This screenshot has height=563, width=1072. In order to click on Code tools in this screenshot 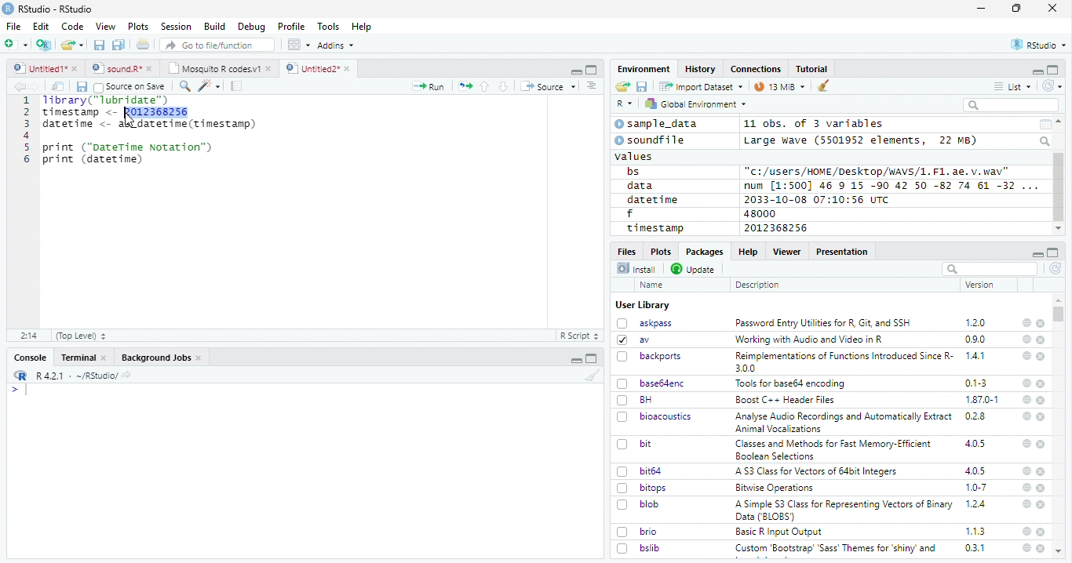, I will do `click(208, 85)`.